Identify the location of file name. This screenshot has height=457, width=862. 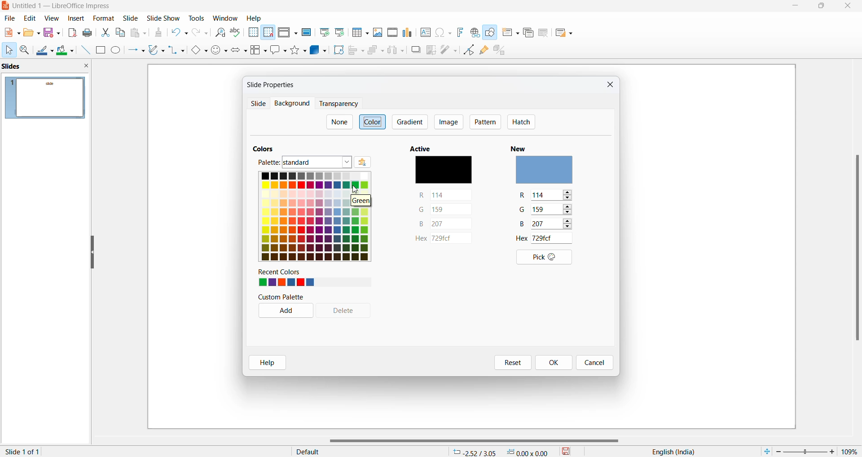
(59, 7).